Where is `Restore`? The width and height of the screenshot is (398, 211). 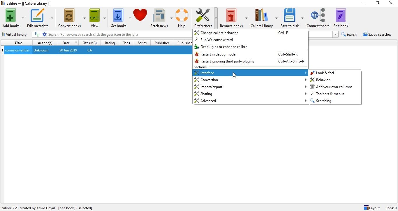
Restore is located at coordinates (377, 4).